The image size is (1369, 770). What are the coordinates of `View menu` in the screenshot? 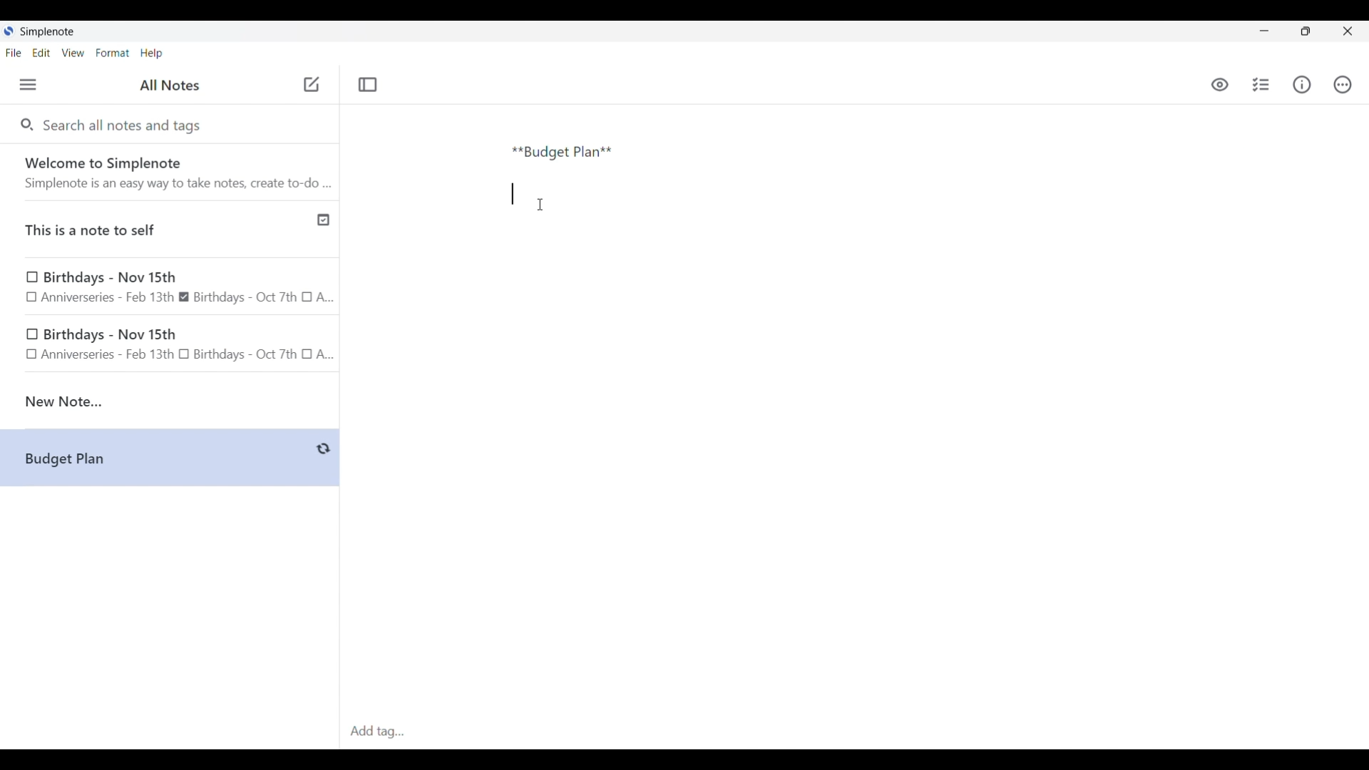 It's located at (73, 52).